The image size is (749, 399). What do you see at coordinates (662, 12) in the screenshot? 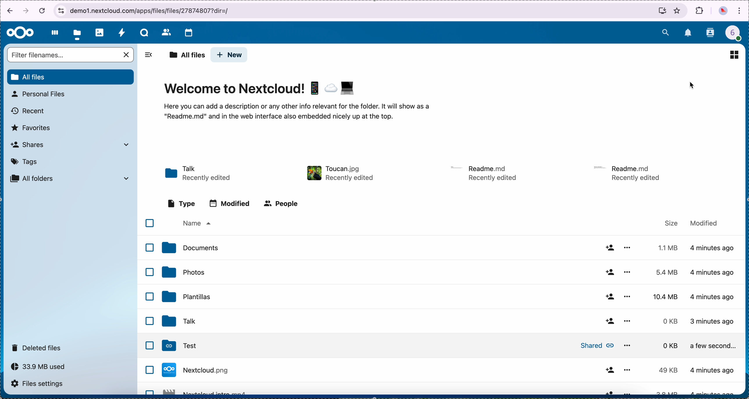
I see `install Nextcloud` at bounding box center [662, 12].